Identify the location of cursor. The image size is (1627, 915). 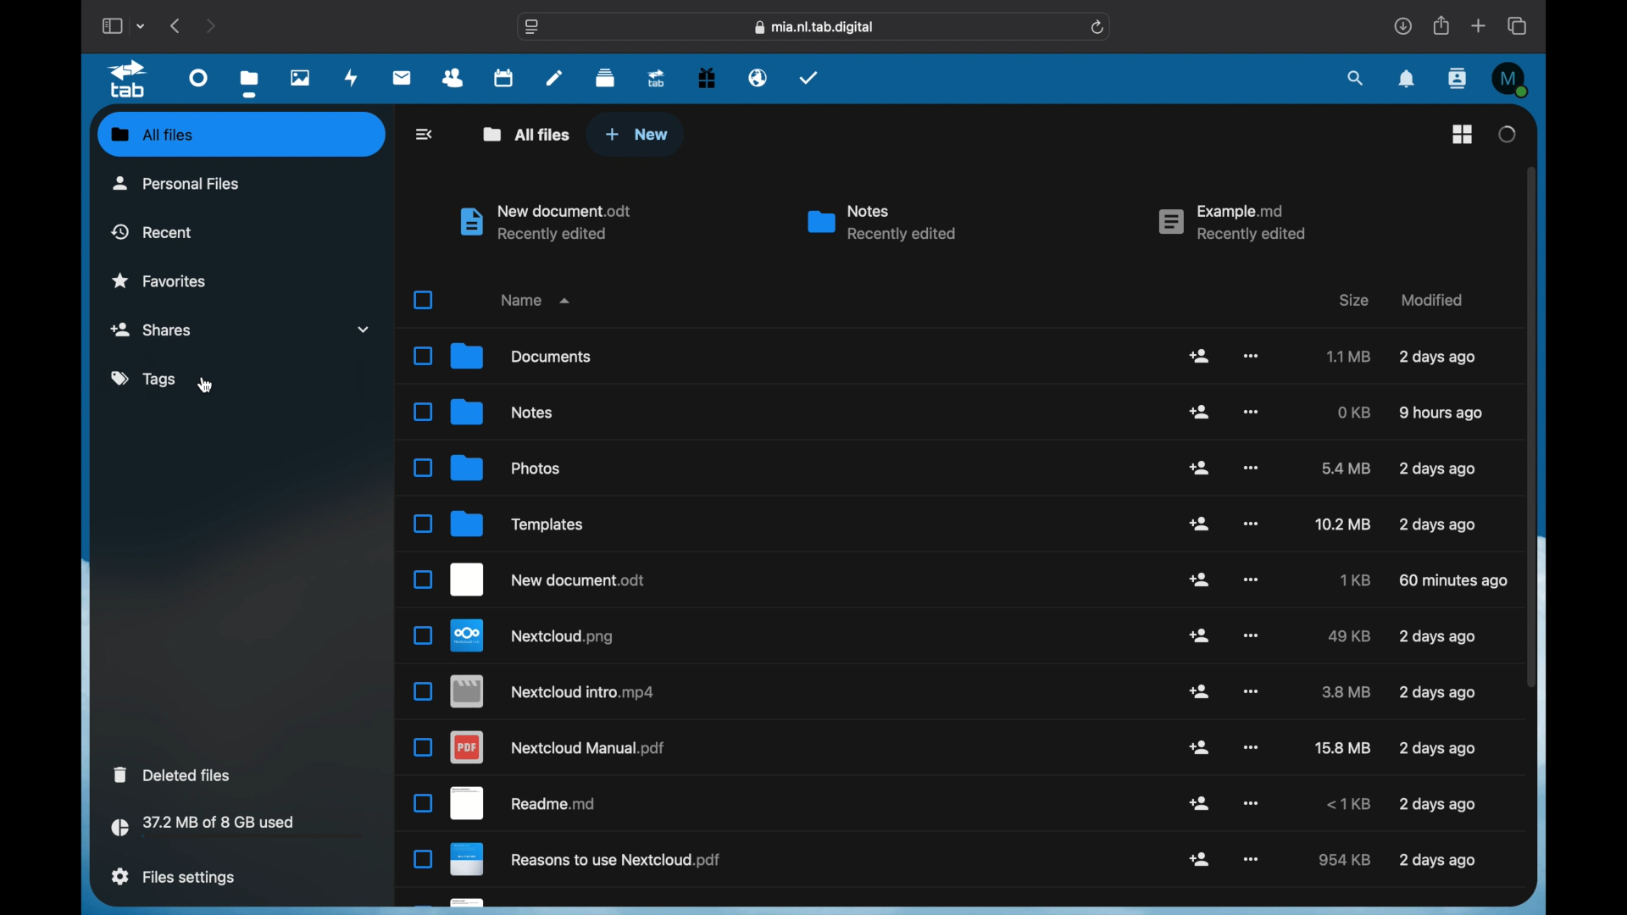
(205, 385).